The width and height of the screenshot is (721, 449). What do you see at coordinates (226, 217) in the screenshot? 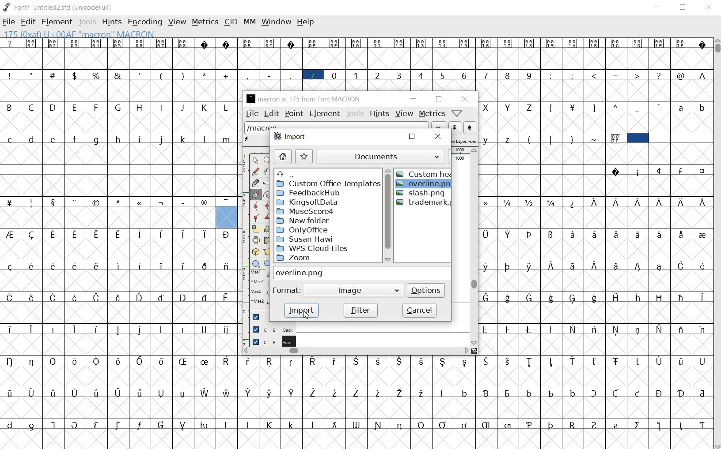
I see `glyph slot` at bounding box center [226, 217].